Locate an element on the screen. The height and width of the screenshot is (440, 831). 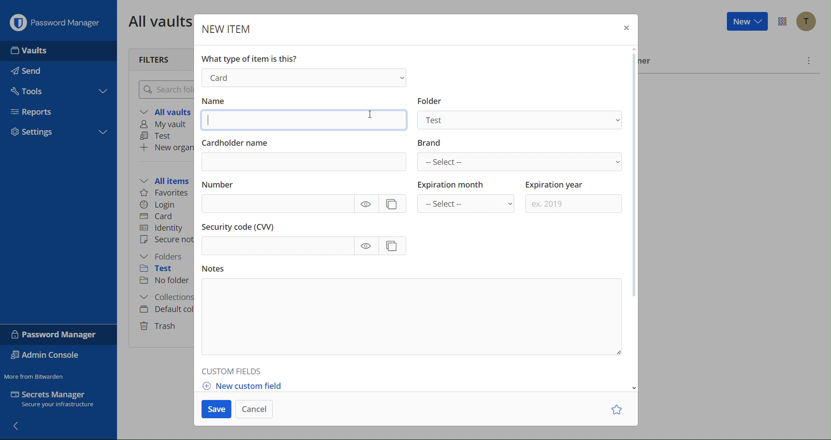
Cancel is located at coordinates (254, 410).